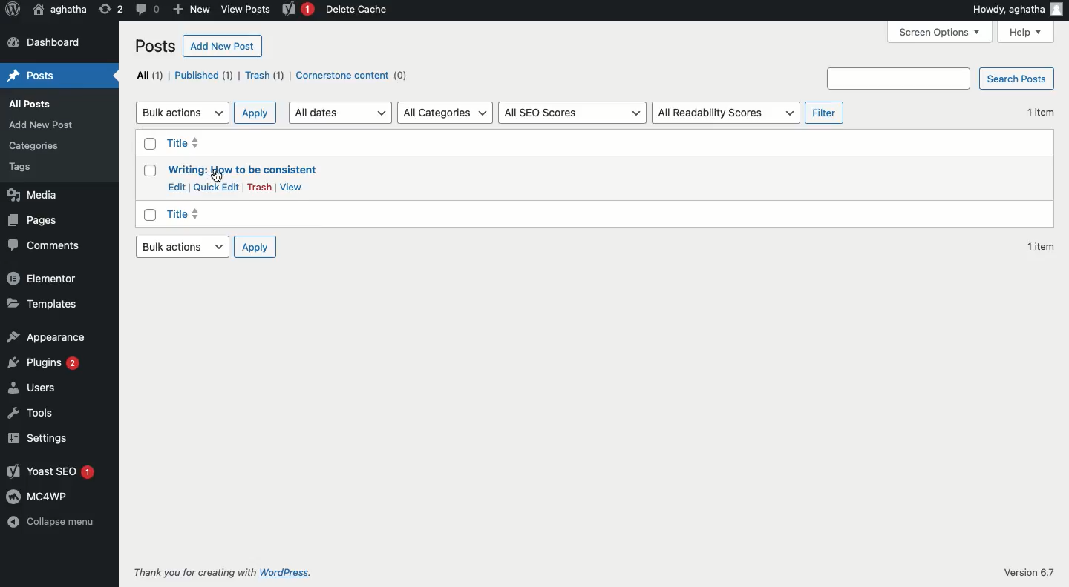  Describe the element at coordinates (203, 76) in the screenshot. I see `Published` at that location.